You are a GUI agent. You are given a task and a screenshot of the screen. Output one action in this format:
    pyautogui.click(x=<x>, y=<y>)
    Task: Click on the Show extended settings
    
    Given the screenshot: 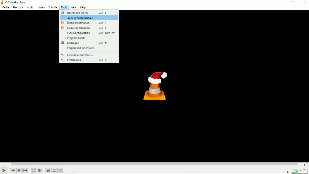 What is the action you would take?
    pyautogui.click(x=40, y=171)
    